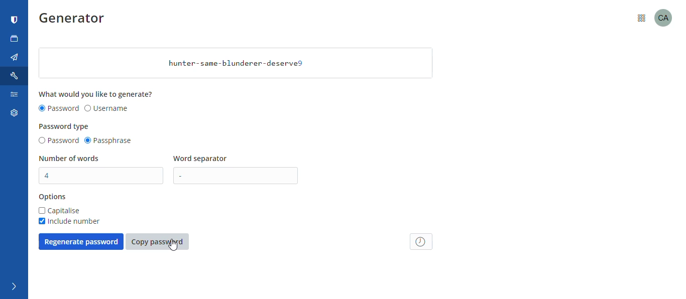  Describe the element at coordinates (173, 245) in the screenshot. I see `cursor` at that location.